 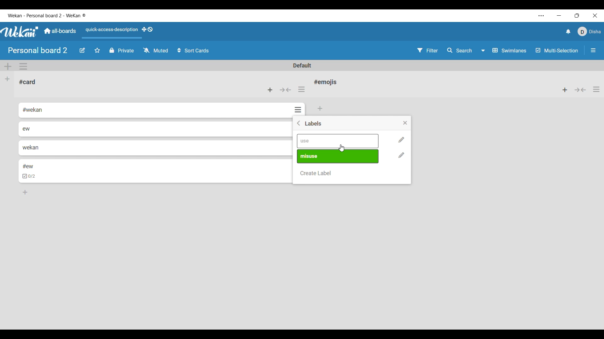 What do you see at coordinates (405, 123) in the screenshot?
I see `Close settings` at bounding box center [405, 123].